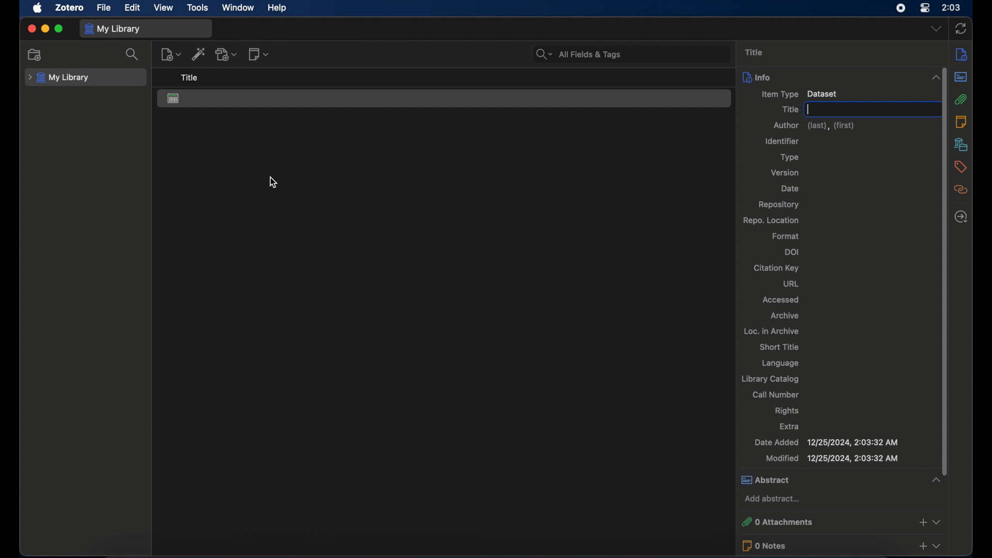  Describe the element at coordinates (199, 54) in the screenshot. I see `add item by identifier` at that location.